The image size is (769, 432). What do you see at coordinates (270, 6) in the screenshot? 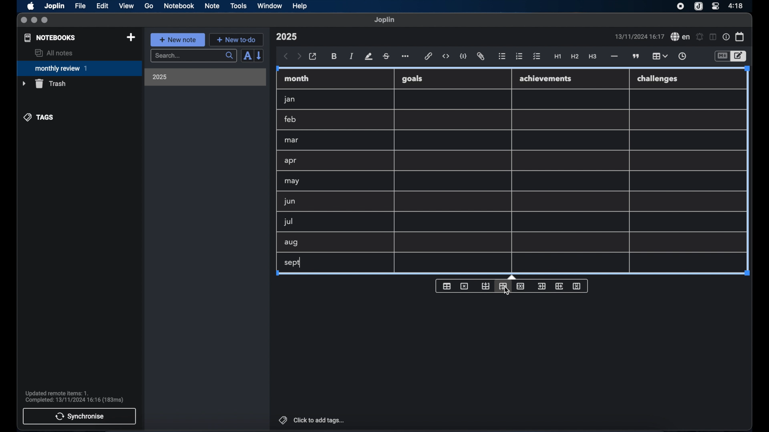
I see `window` at bounding box center [270, 6].